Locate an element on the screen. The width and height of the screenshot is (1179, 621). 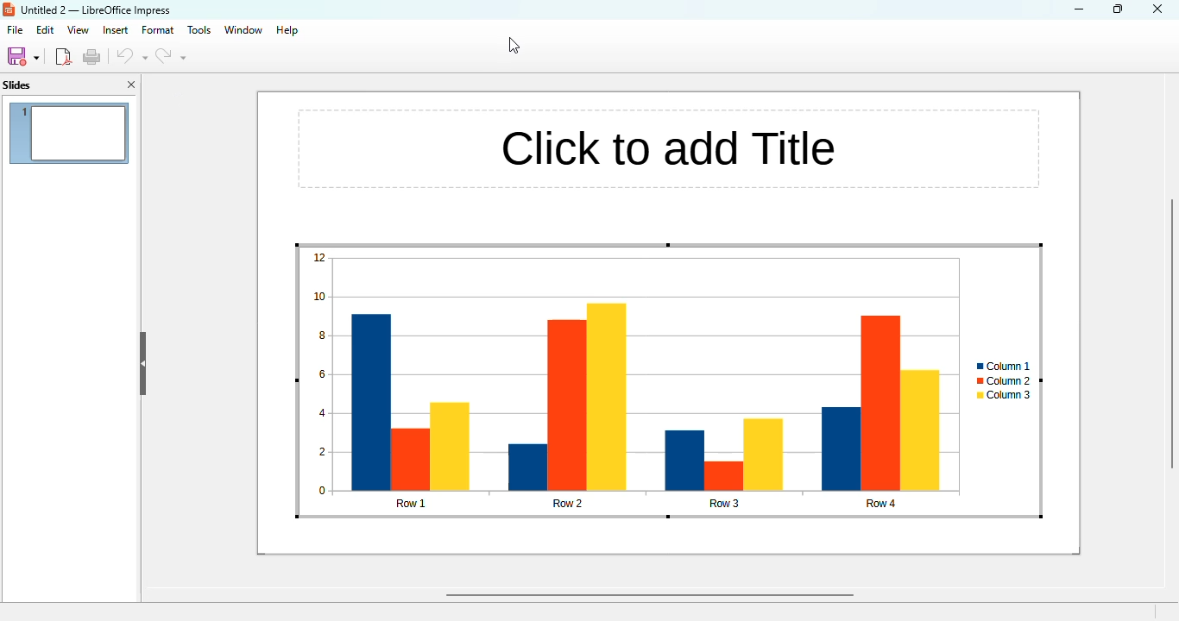
slides is located at coordinates (20, 86).